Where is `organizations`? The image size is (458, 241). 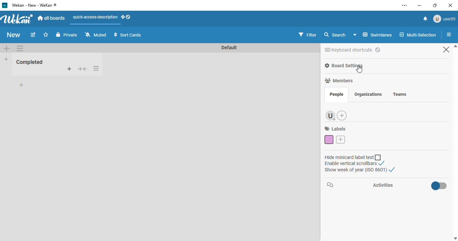 organizations is located at coordinates (368, 94).